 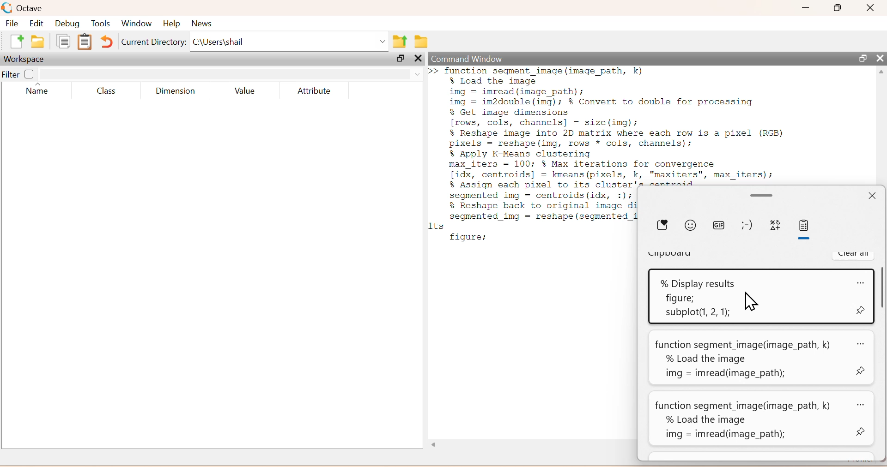 I want to click on function segment_image (image_path, k)% Load the imageimg = imread(image_path);img = im2double (img); % Convert to double for processing% Get image dimensions[rows, cols, channels] = size (img);% Reshape image into 2D matrix where each row is a pixel (RGB)pixels = reshape (img, rows * cols, channels);% Apply K-Means clusteringmax_iters = 100; % Max iterations for convergence[idx, centroids] = kmeans (pixels, k, "maxiters", max_iters);% Assign each pixel to its cluster's centroids, so click(x=611, y=128).